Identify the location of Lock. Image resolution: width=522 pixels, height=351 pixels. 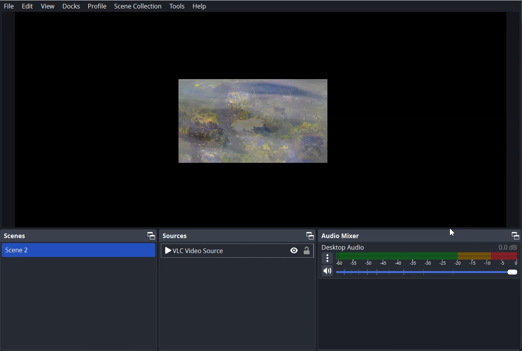
(307, 252).